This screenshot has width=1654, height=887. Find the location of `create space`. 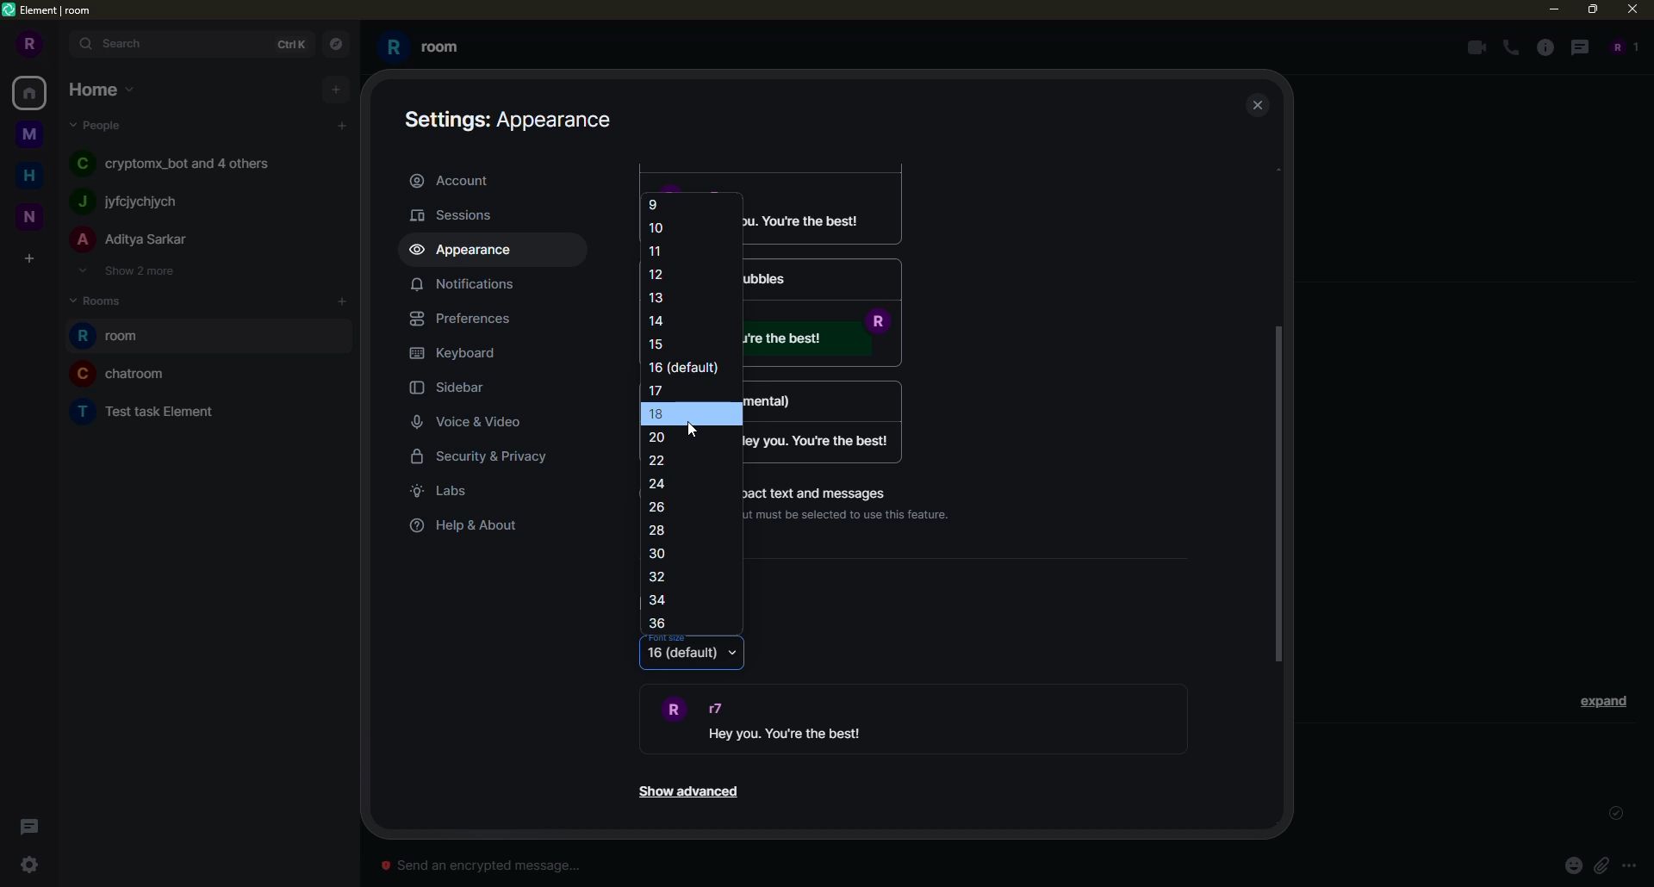

create space is located at coordinates (28, 260).